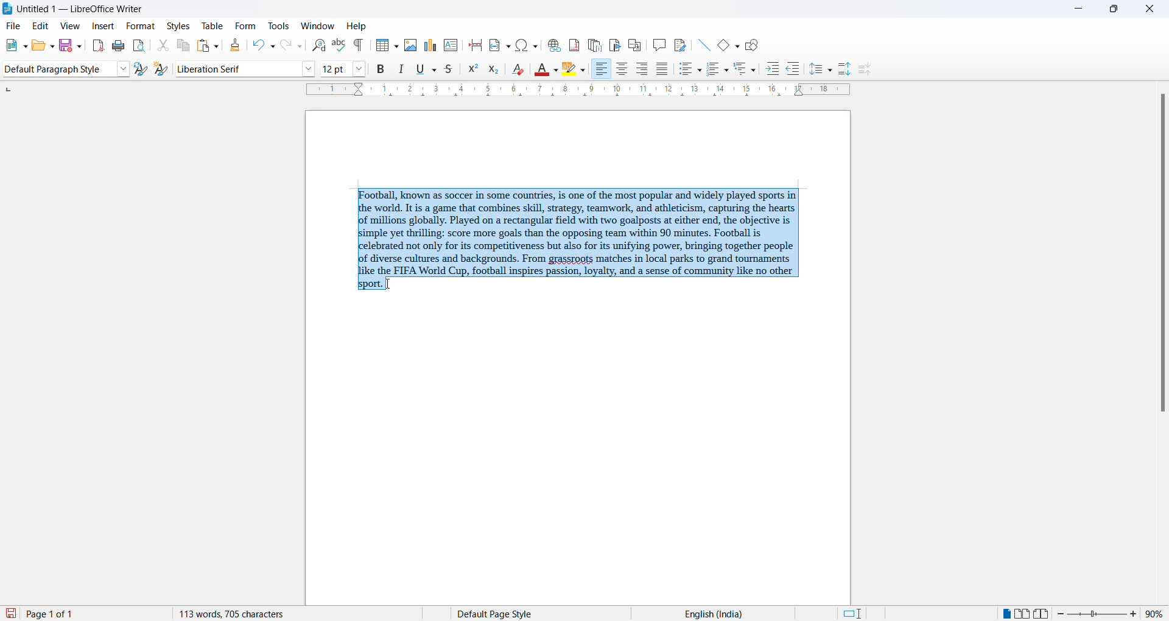 The width and height of the screenshot is (1169, 621). What do you see at coordinates (553, 47) in the screenshot?
I see `insert hyperlink` at bounding box center [553, 47].